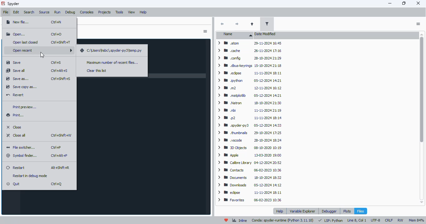 The height and width of the screenshot is (224, 426). What do you see at coordinates (143, 12) in the screenshot?
I see `help` at bounding box center [143, 12].